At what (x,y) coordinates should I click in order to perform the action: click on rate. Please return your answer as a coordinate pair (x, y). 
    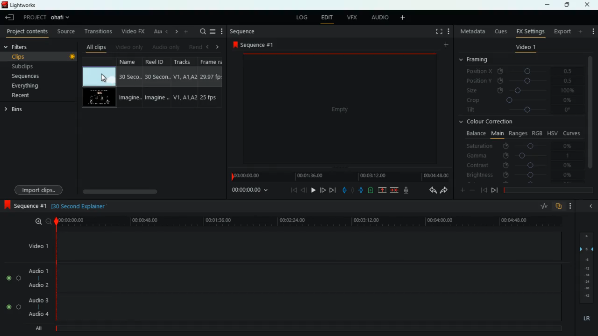
    Looking at the image, I should click on (542, 206).